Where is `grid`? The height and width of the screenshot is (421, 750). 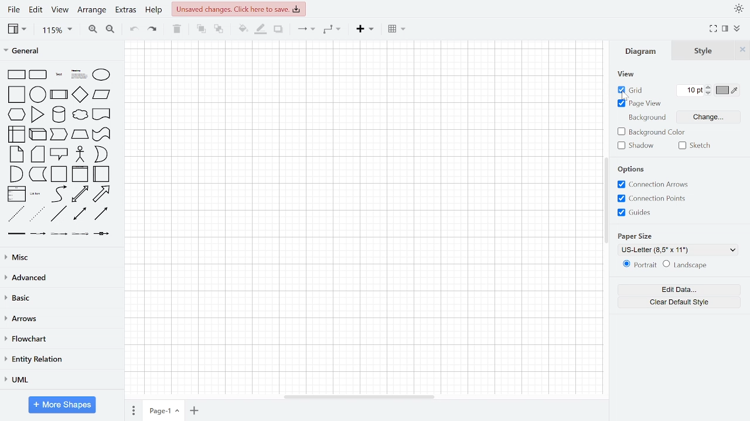 grid is located at coordinates (628, 91).